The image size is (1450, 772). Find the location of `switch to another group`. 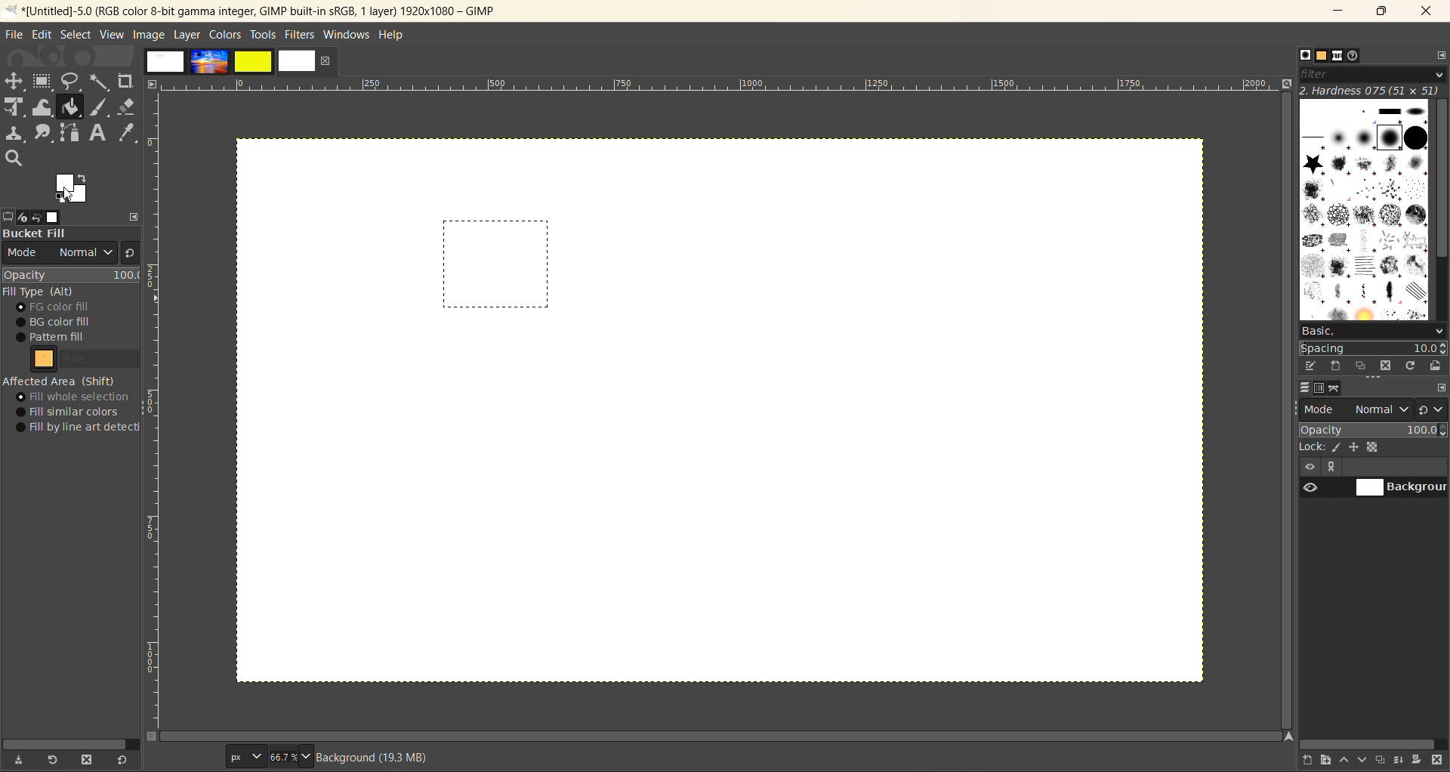

switch to another group is located at coordinates (1433, 409).